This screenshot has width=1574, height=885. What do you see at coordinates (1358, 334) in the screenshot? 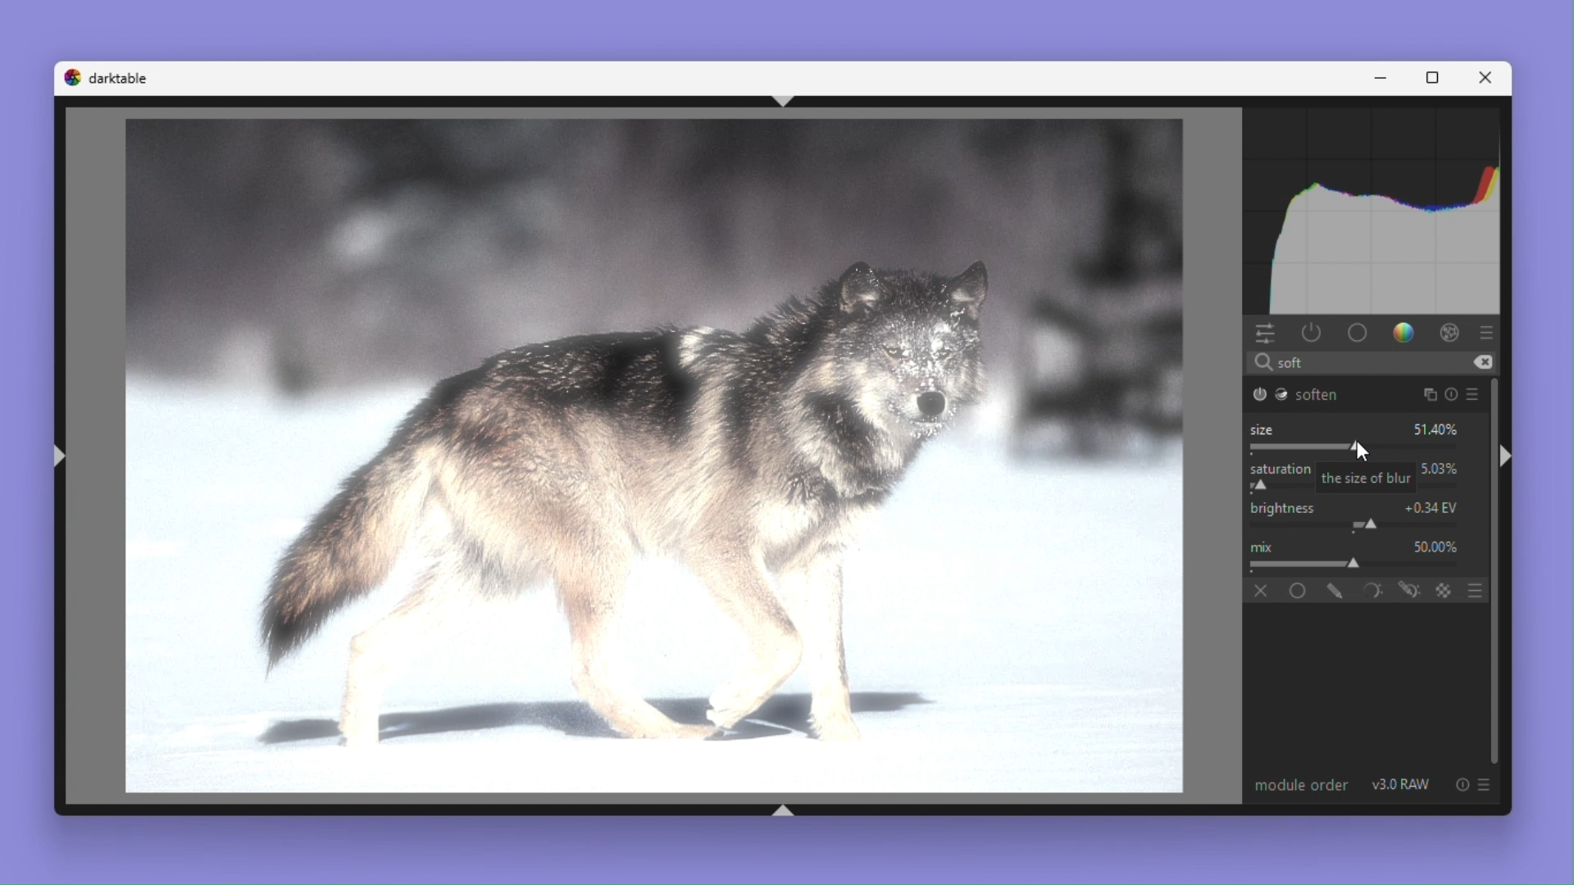
I see `Base` at bounding box center [1358, 334].